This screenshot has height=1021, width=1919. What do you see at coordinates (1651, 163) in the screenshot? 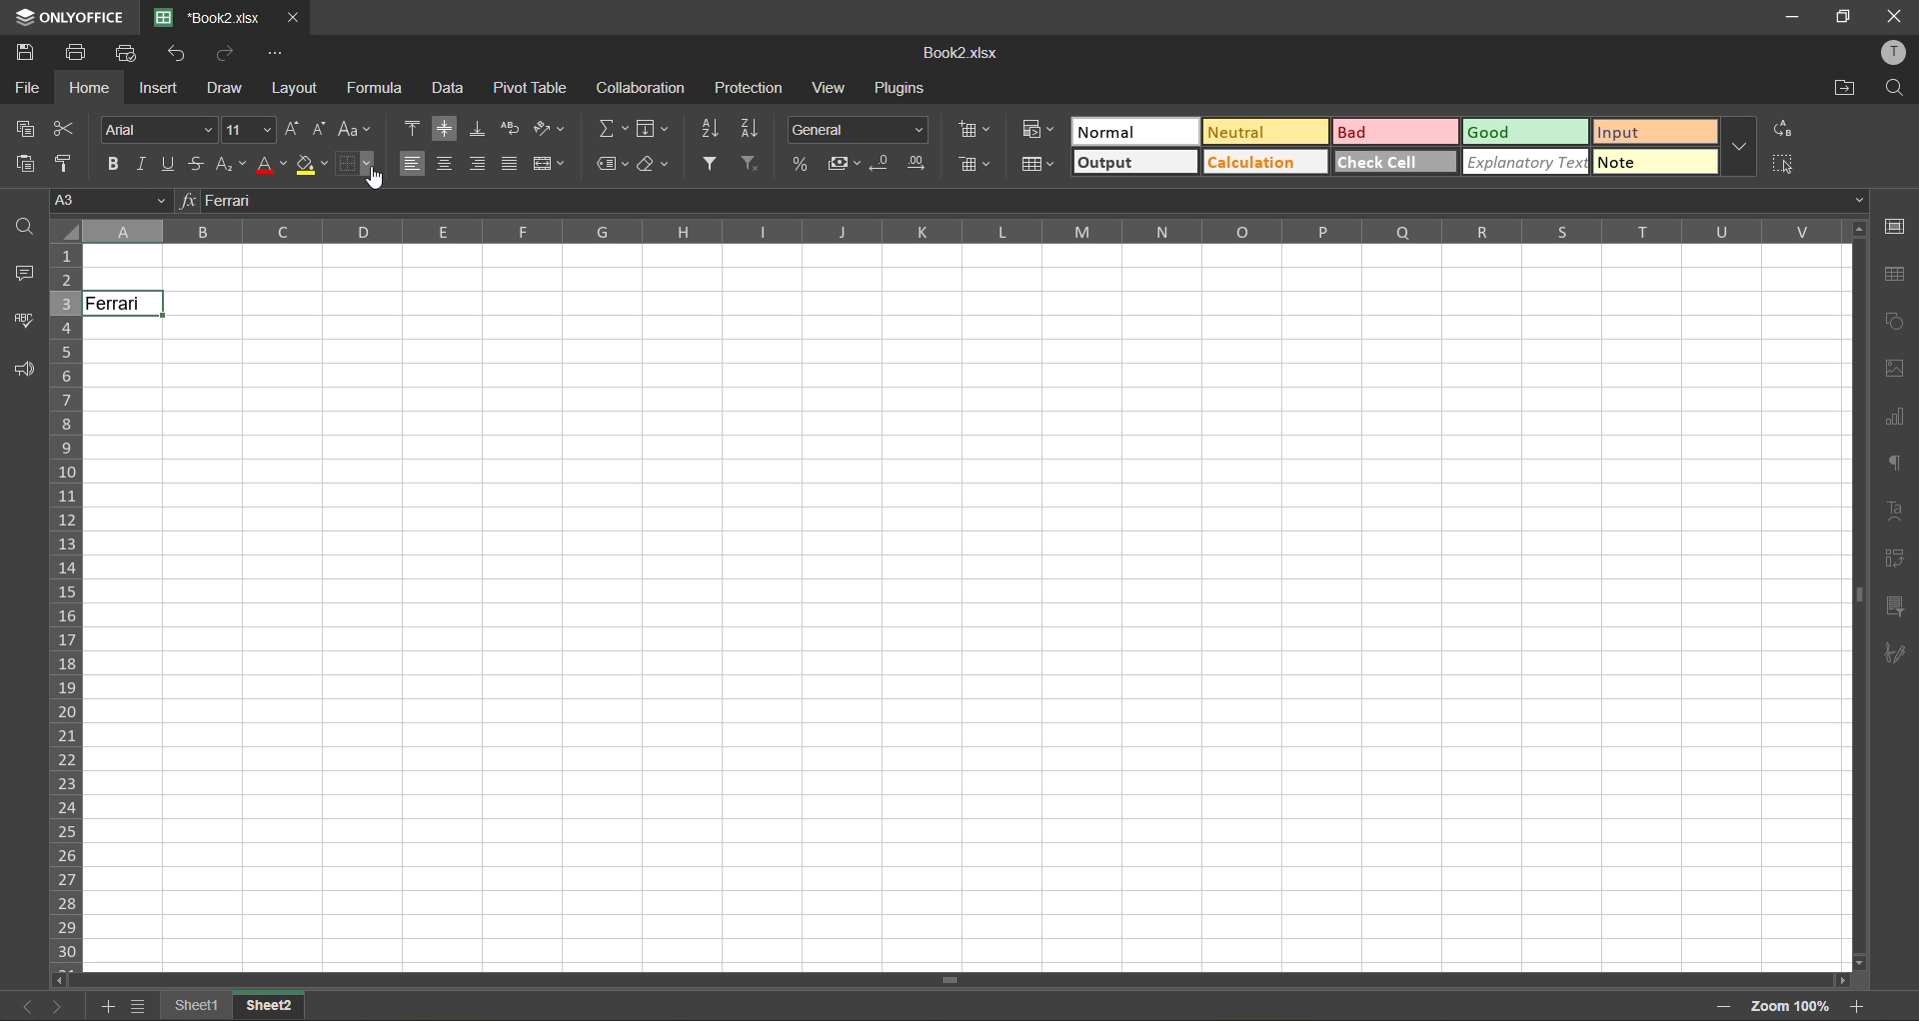
I see `note` at bounding box center [1651, 163].